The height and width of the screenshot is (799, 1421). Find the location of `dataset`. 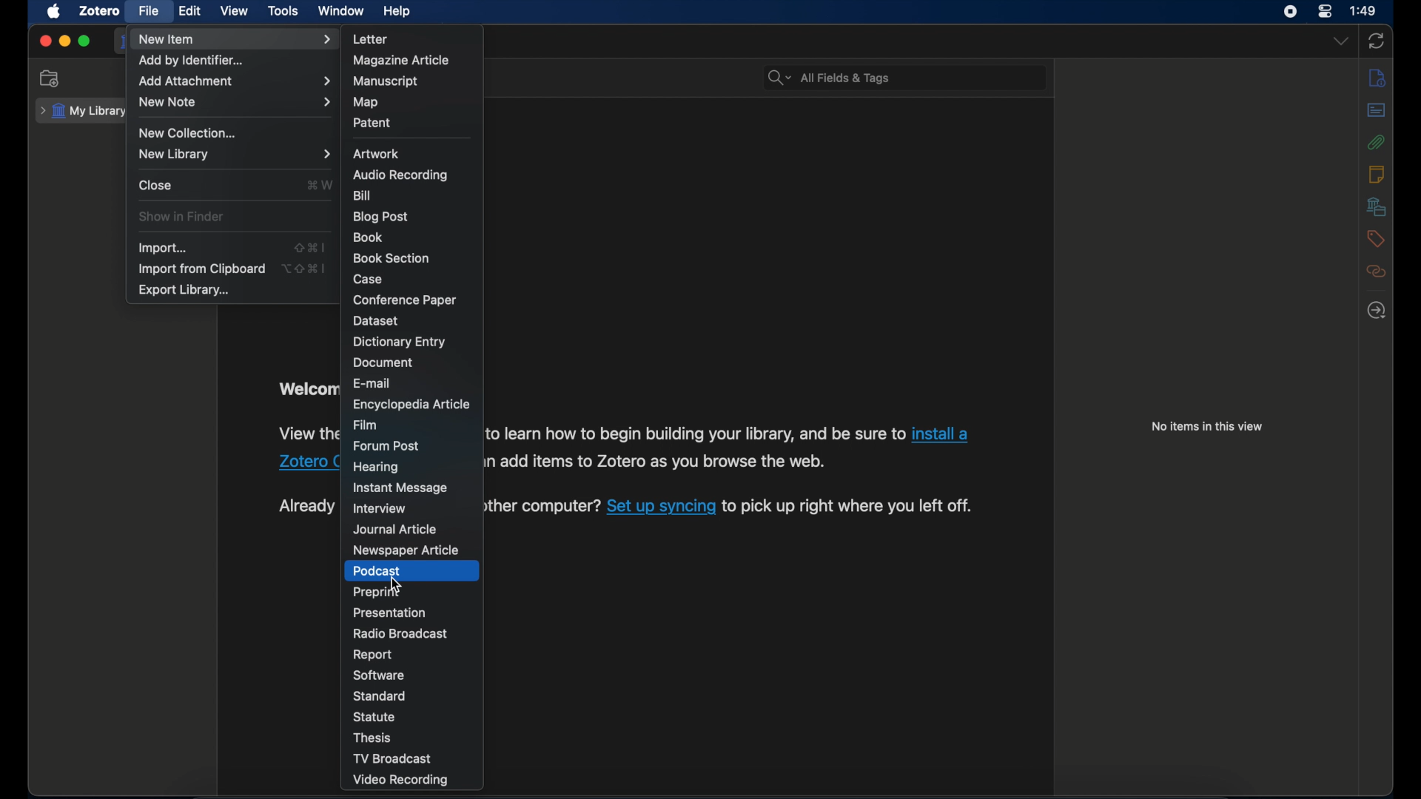

dataset is located at coordinates (377, 321).